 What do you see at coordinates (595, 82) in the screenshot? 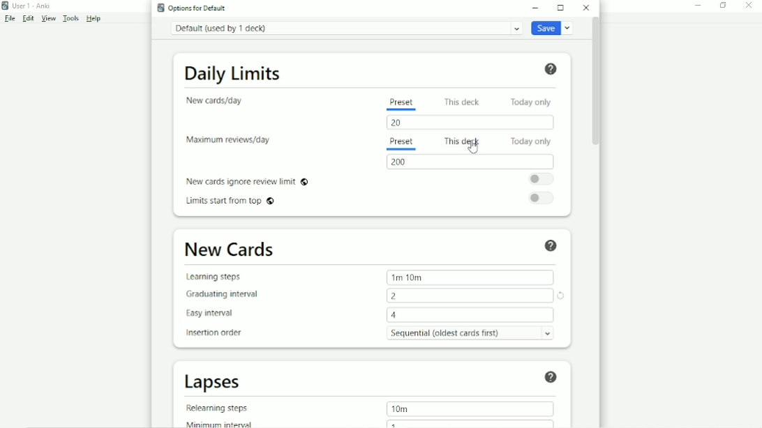
I see `Vertical scrollbar` at bounding box center [595, 82].